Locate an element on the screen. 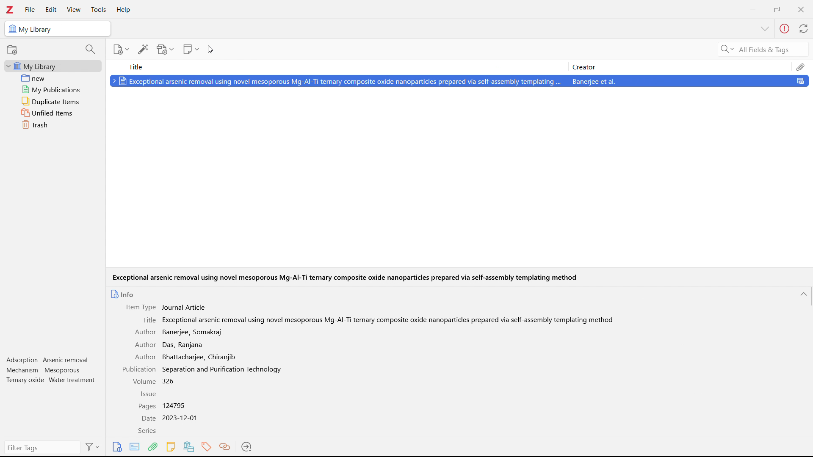 The width and height of the screenshot is (813, 457). Journal Article is located at coordinates (187, 307).